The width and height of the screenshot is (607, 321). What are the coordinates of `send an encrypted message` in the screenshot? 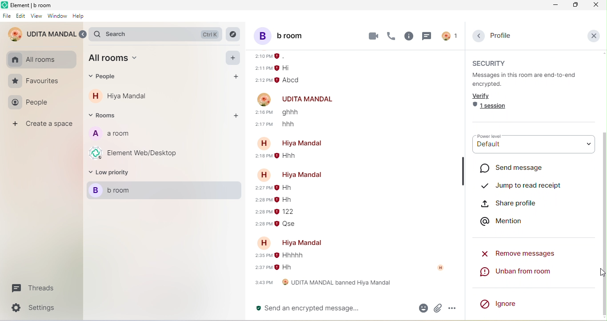 It's located at (331, 309).